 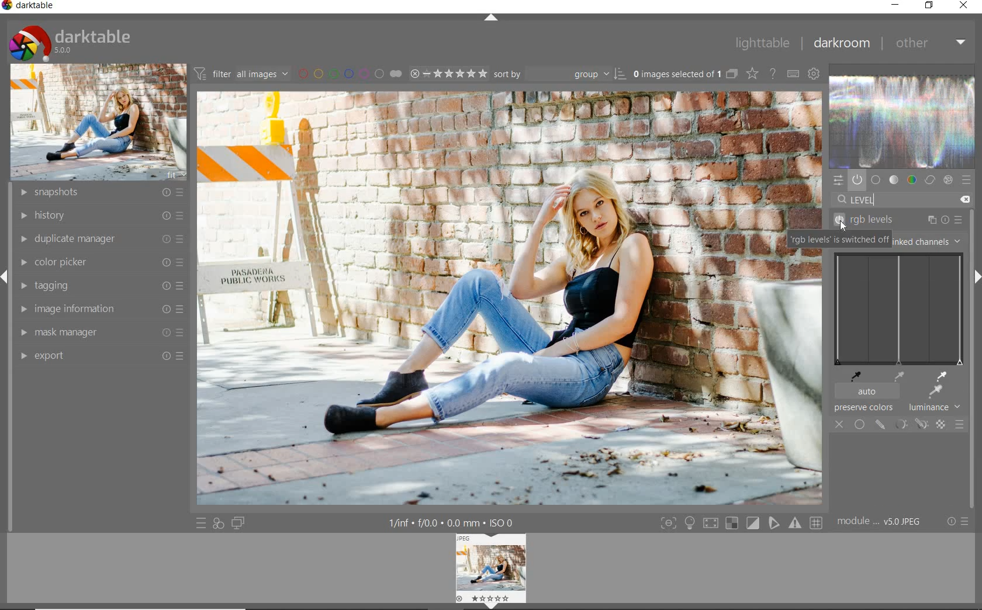 I want to click on scrollbar, so click(x=972, y=235).